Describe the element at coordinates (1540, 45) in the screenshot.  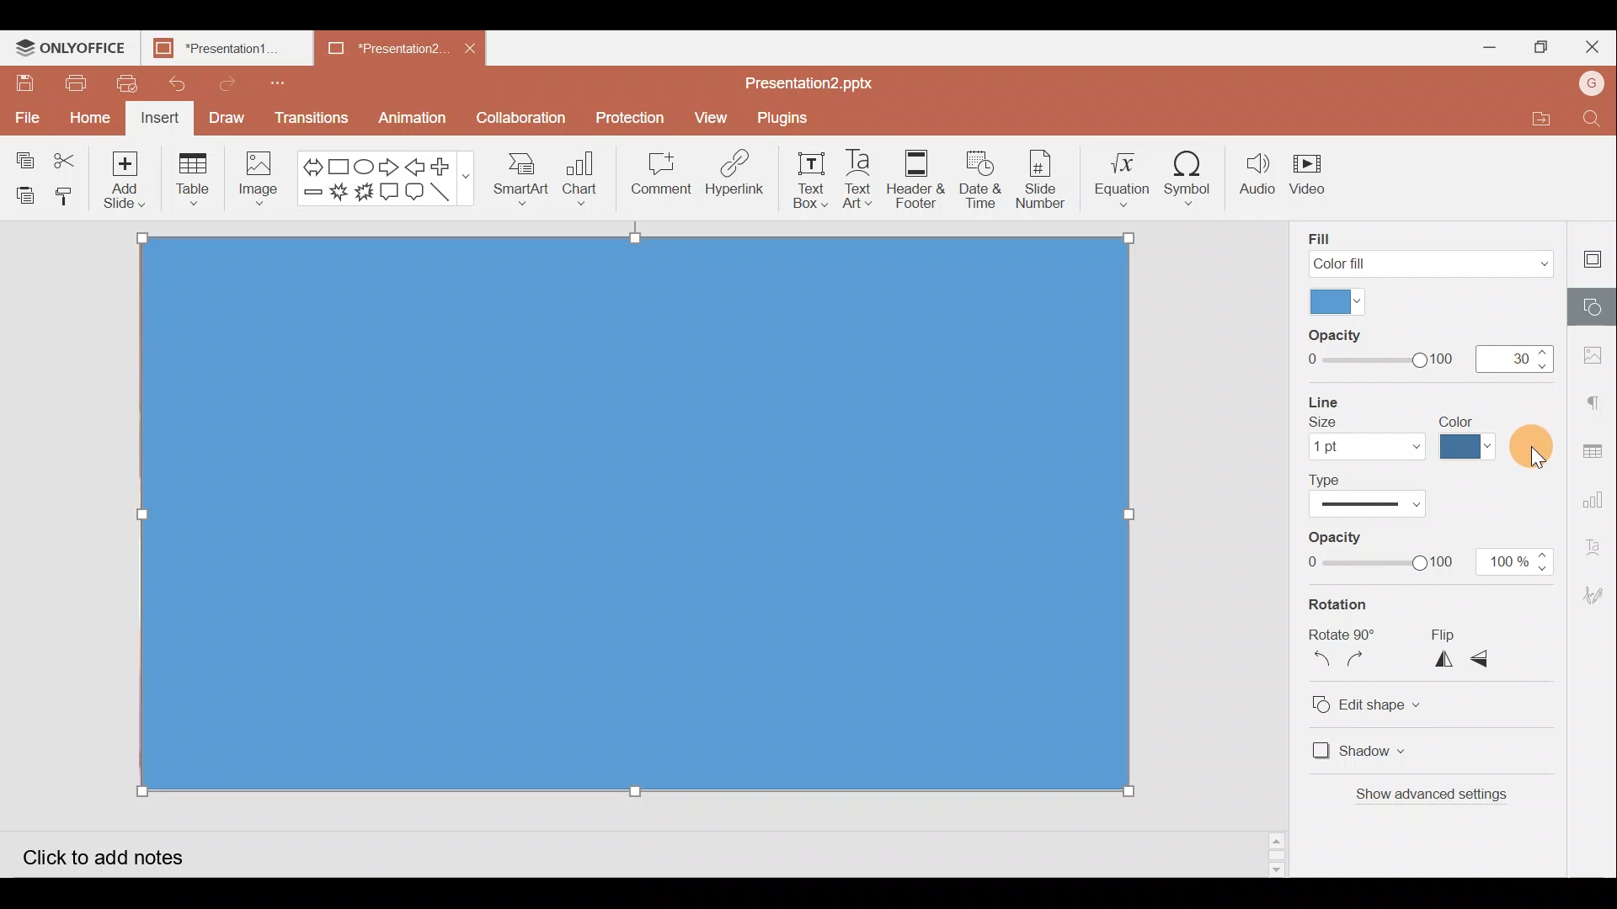
I see `Maximize` at that location.